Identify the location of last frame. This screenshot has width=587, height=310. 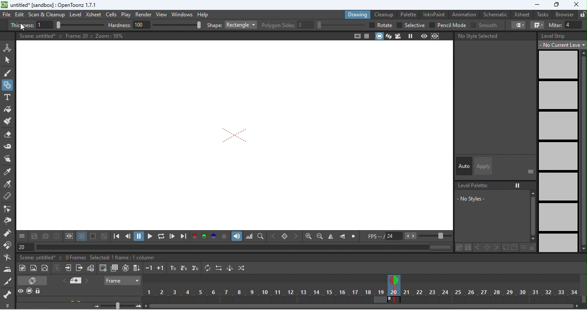
(183, 236).